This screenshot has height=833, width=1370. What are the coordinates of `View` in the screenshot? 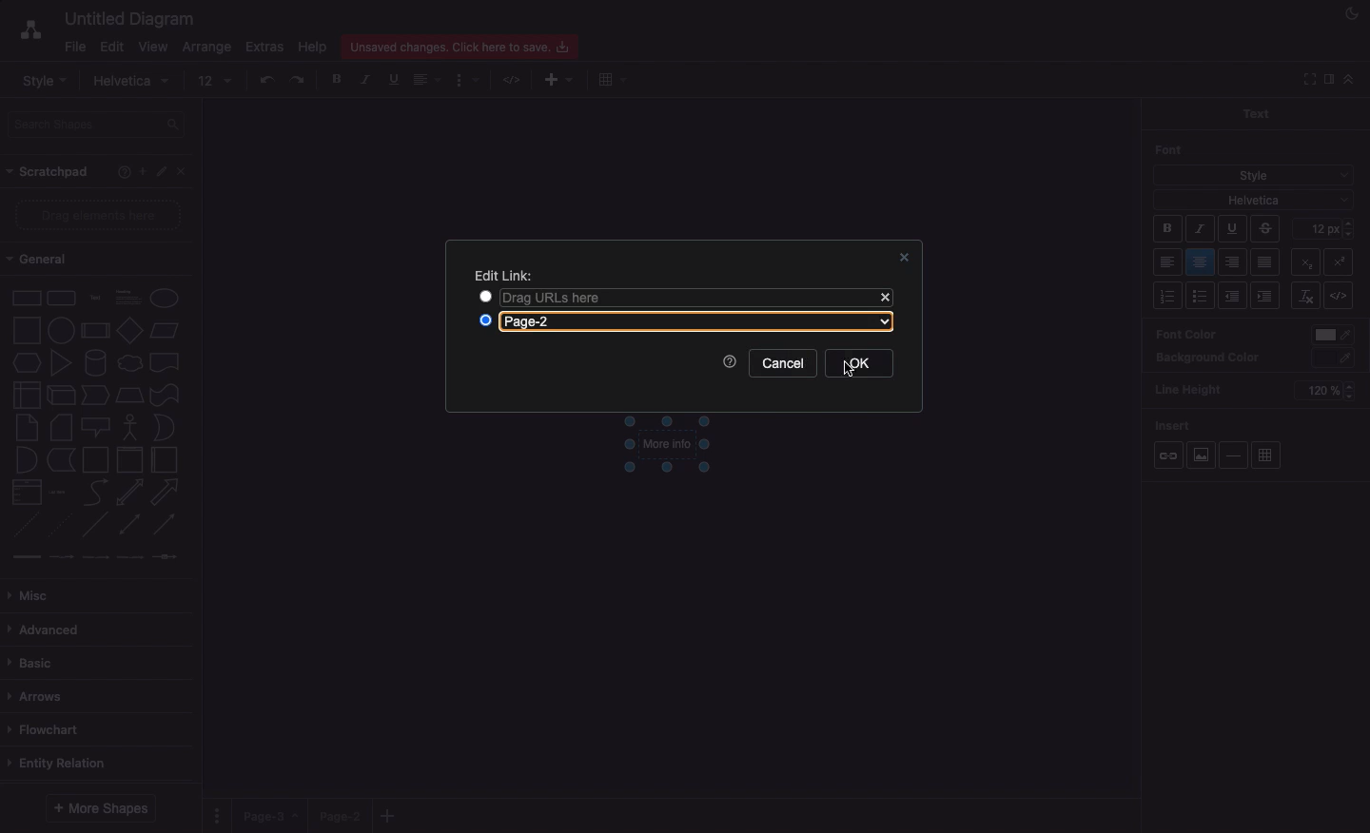 It's located at (151, 44).